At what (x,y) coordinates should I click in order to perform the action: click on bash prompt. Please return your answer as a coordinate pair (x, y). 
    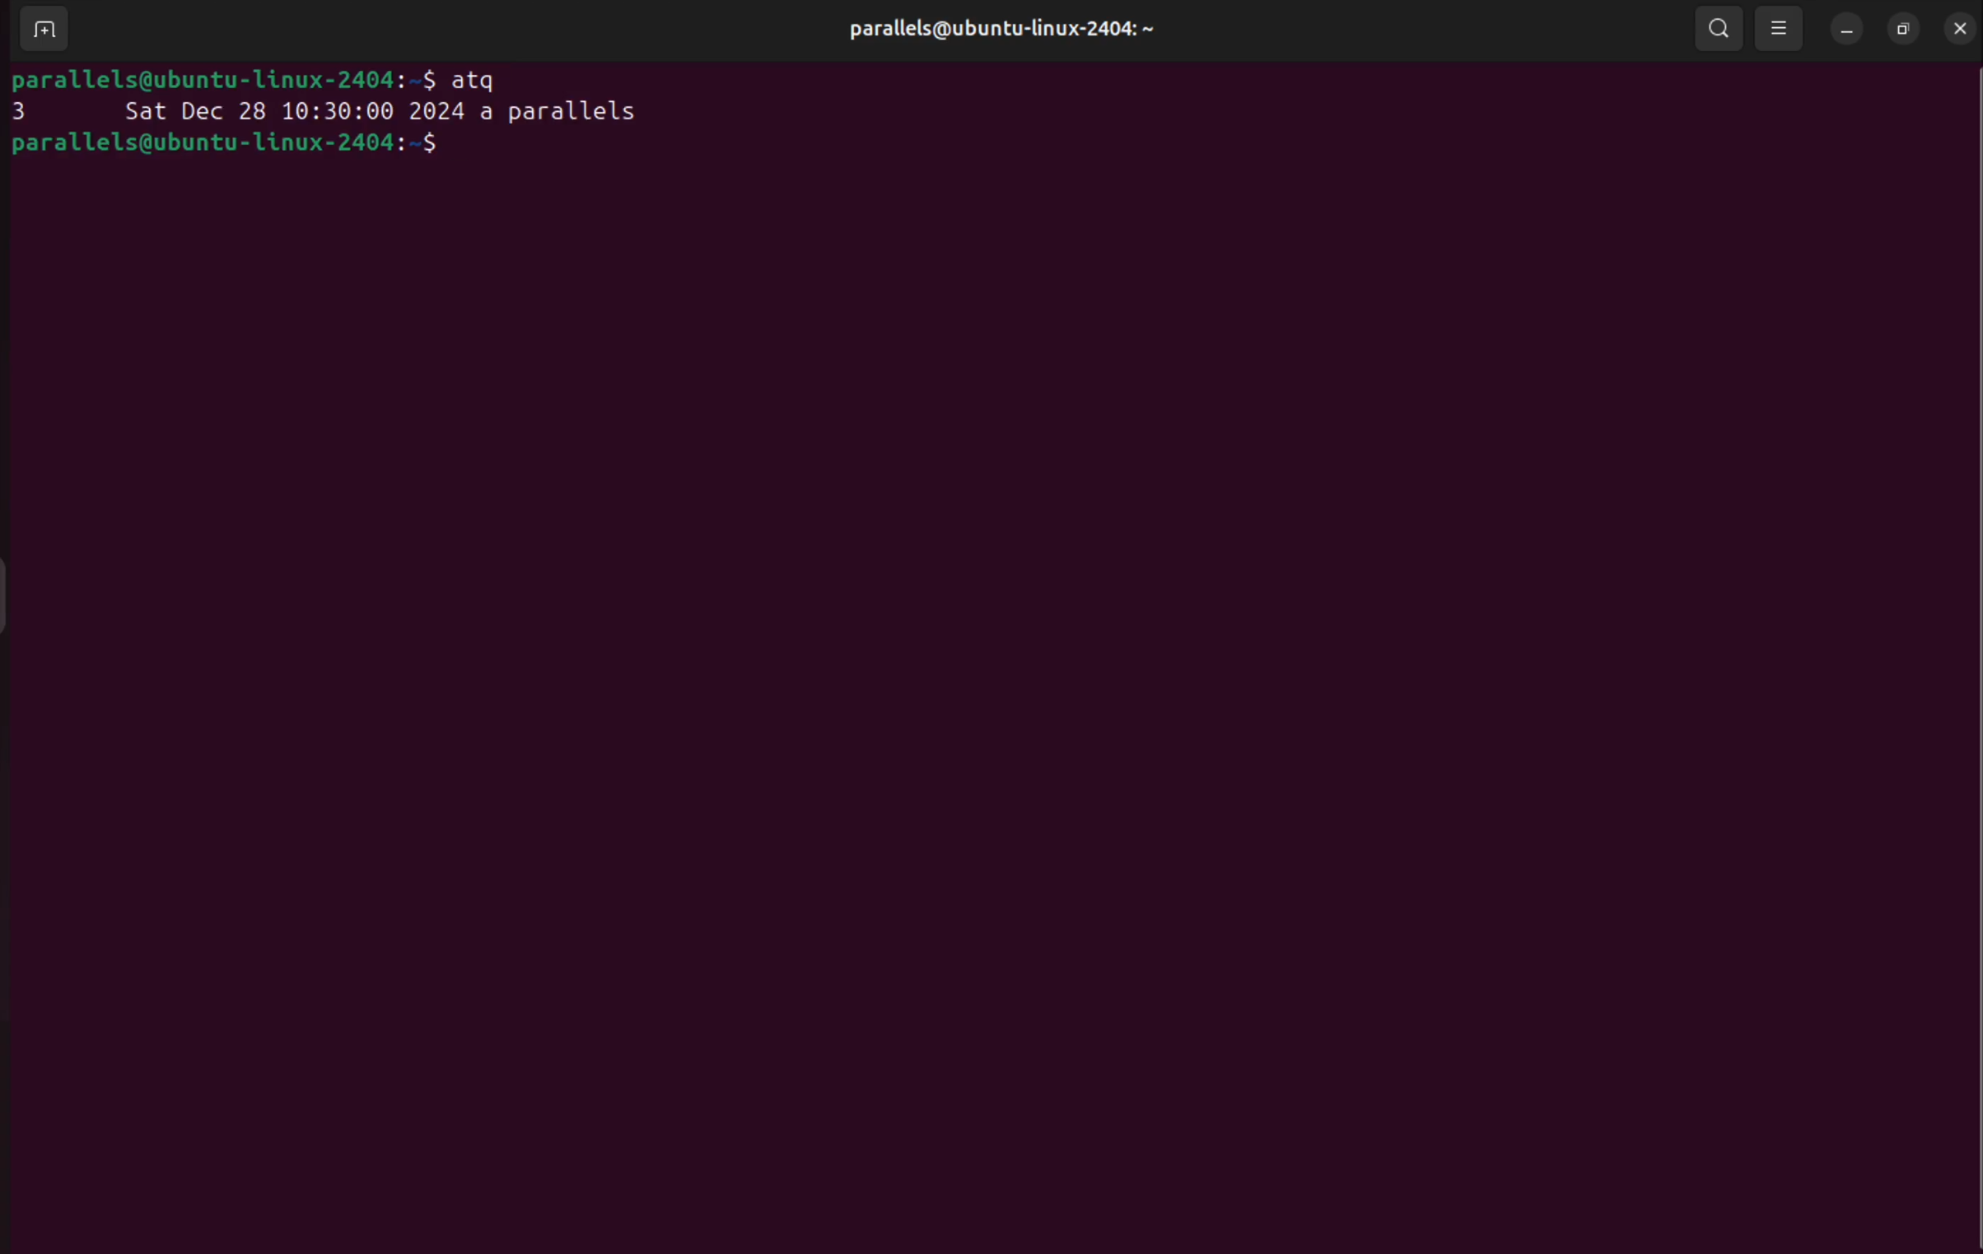
    Looking at the image, I should click on (222, 75).